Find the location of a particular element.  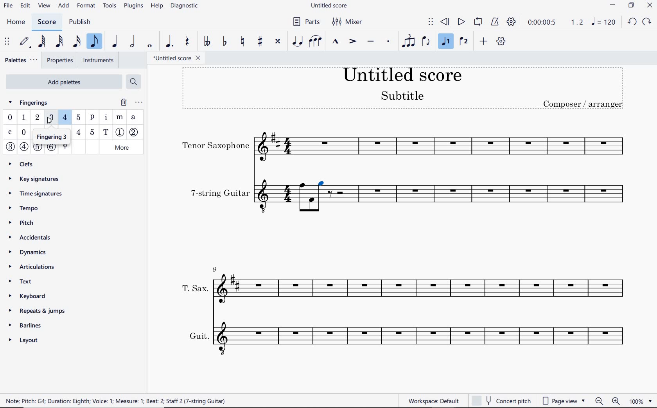

selection is located at coordinates (323, 184).